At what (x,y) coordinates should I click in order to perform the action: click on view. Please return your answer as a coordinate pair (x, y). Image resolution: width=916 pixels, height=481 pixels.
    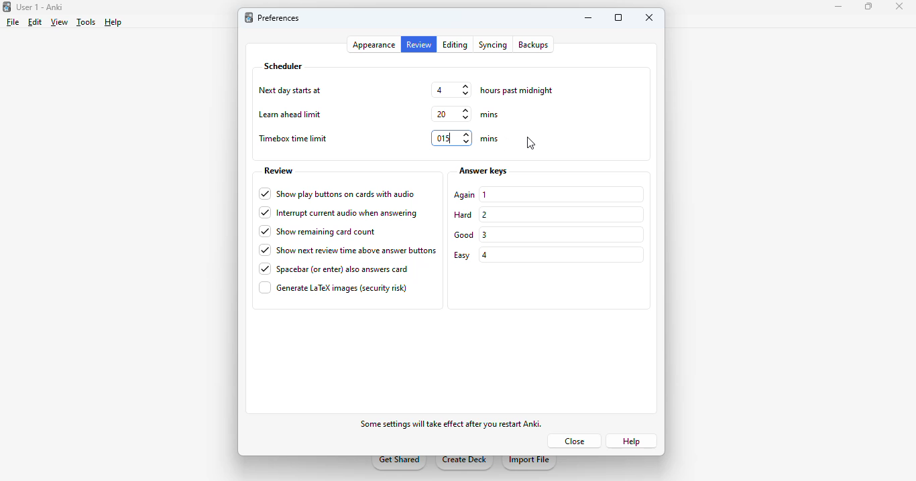
    Looking at the image, I should click on (59, 23).